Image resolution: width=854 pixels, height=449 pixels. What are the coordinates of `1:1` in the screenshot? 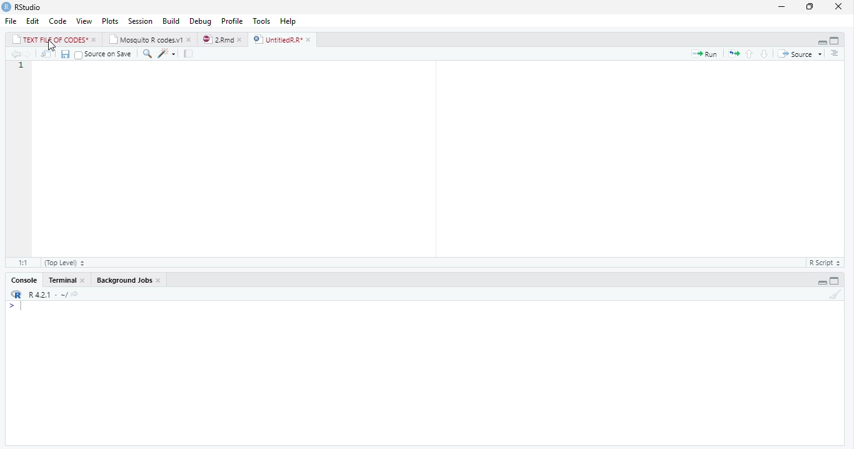 It's located at (22, 263).